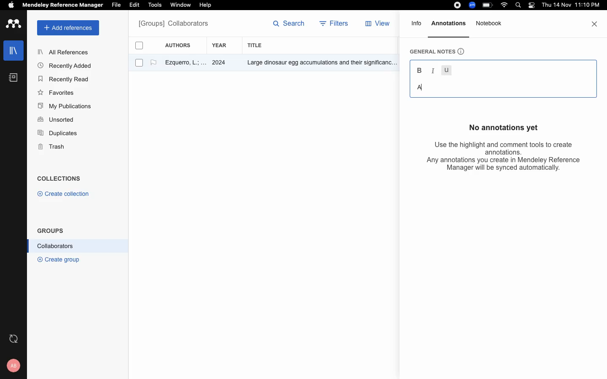 The height and width of the screenshot is (379, 607). I want to click on No annotations yet, so click(505, 127).